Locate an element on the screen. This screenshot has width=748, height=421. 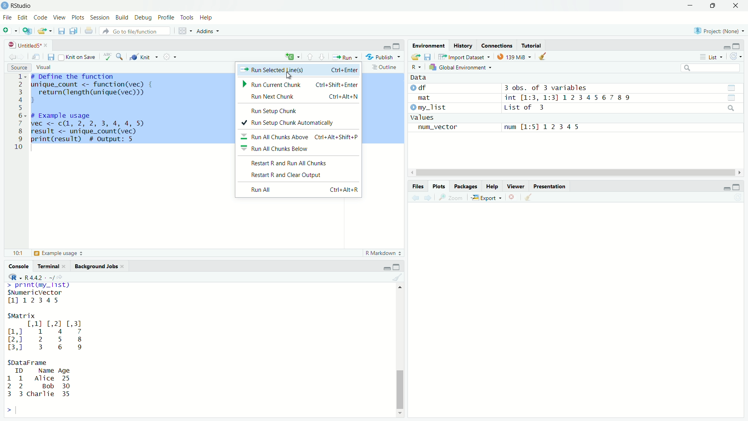
Environment is located at coordinates (429, 46).